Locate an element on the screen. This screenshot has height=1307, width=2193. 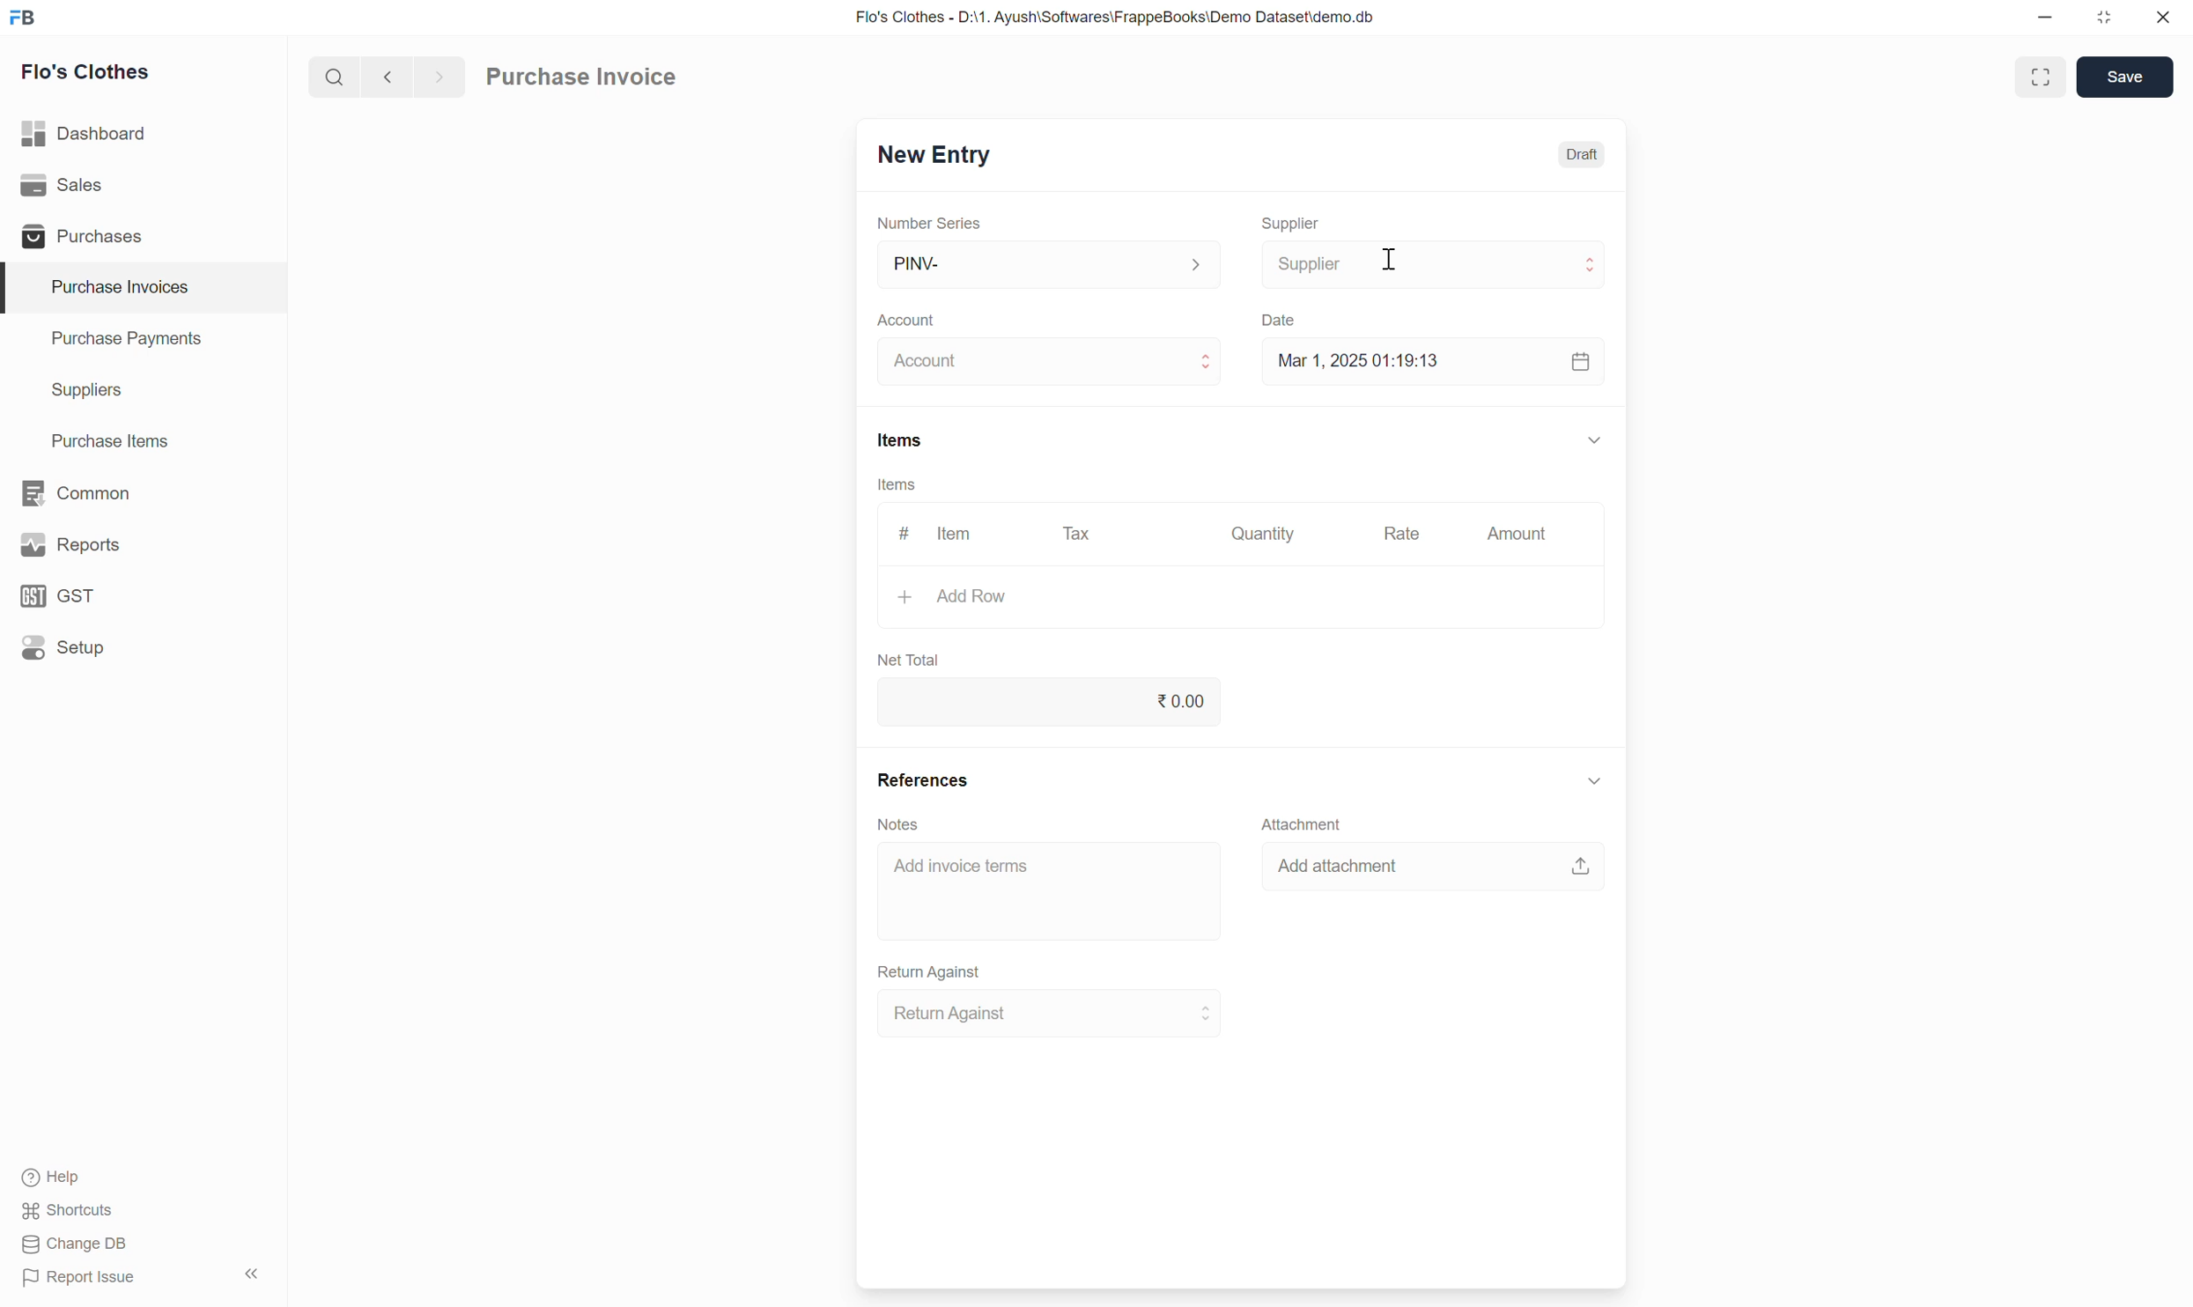
New Entry is located at coordinates (932, 157).